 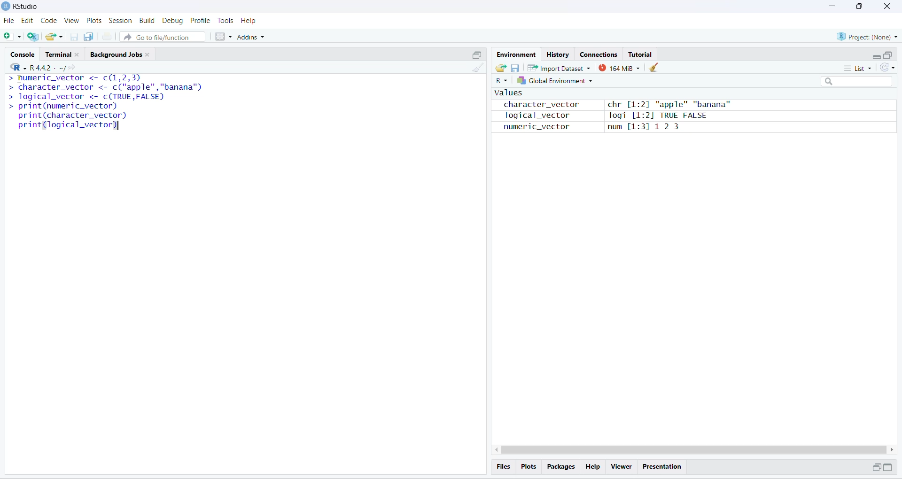 I want to click on global Environment, so click(x=554, y=81).